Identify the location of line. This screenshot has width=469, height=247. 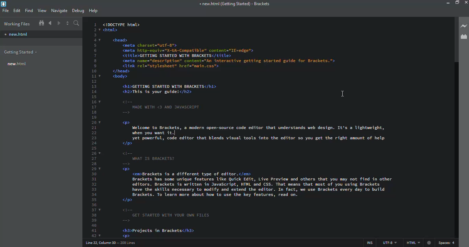
(110, 243).